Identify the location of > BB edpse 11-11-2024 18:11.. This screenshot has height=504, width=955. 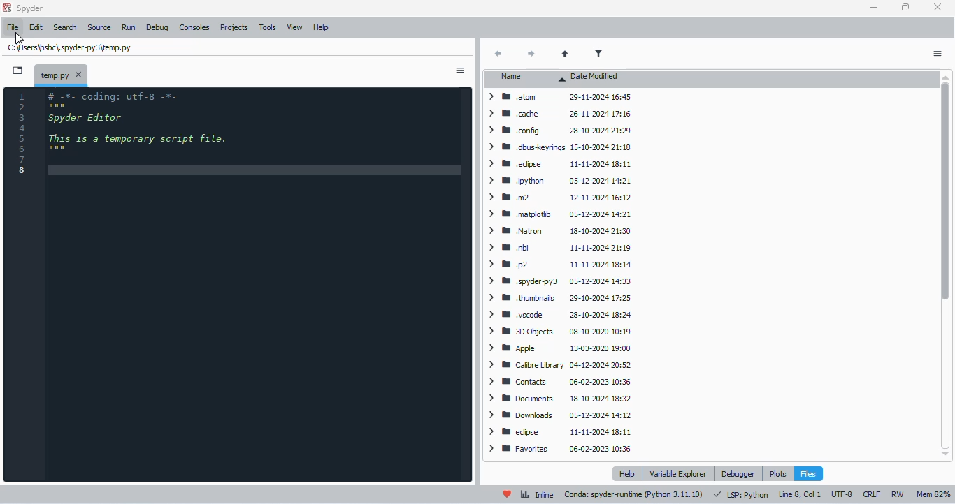
(560, 433).